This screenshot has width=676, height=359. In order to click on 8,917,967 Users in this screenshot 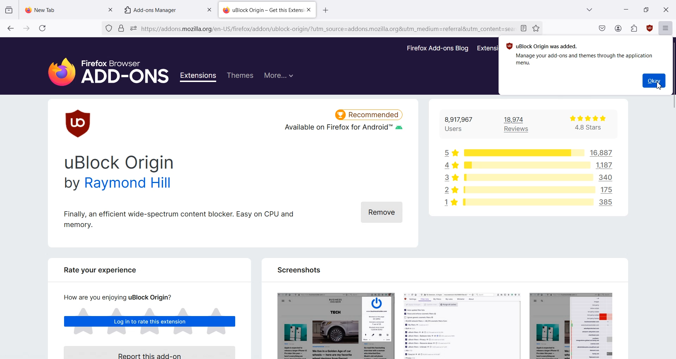, I will do `click(459, 124)`.